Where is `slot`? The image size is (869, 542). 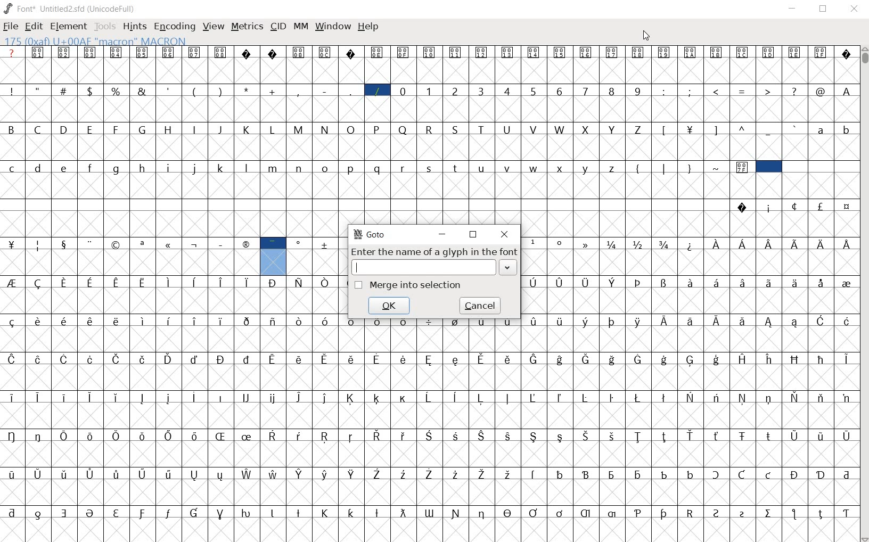 slot is located at coordinates (363, 213).